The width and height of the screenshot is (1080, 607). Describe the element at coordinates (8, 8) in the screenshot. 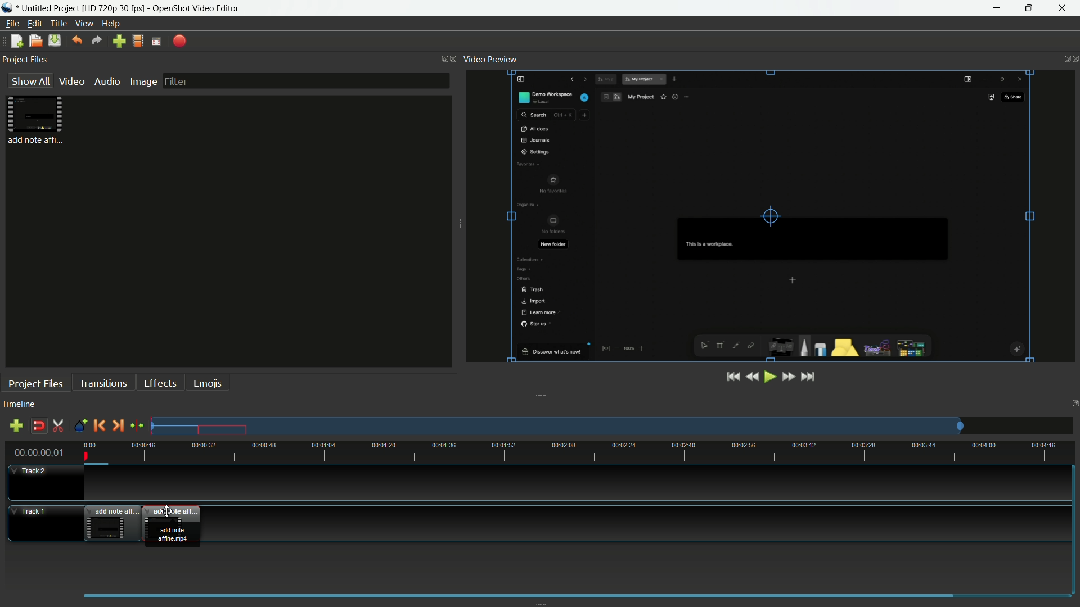

I see `app icon` at that location.